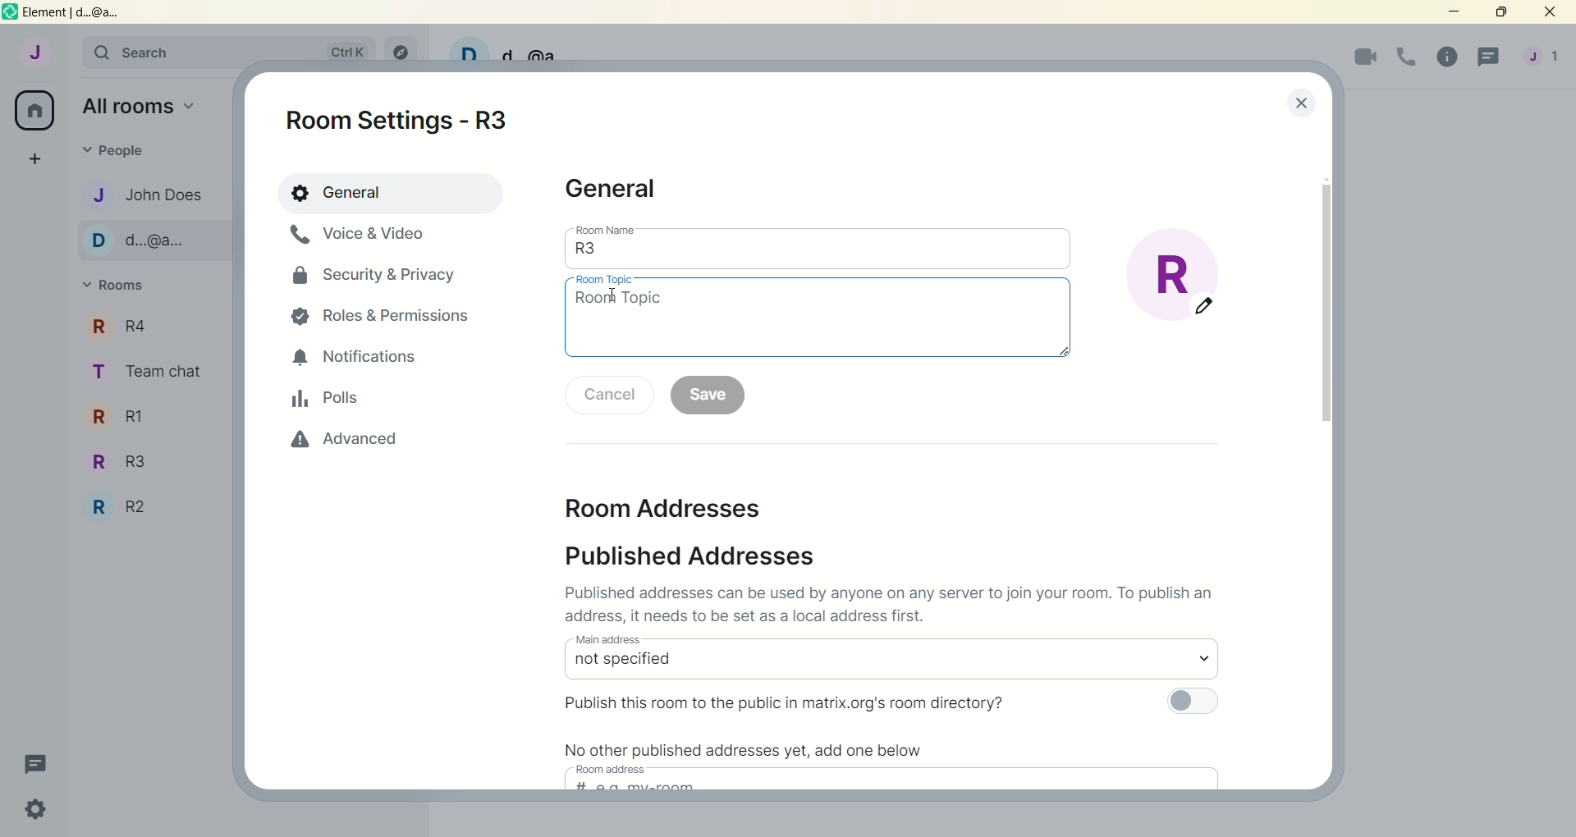 The height and width of the screenshot is (837, 1576). Describe the element at coordinates (1542, 58) in the screenshot. I see `account menu` at that location.